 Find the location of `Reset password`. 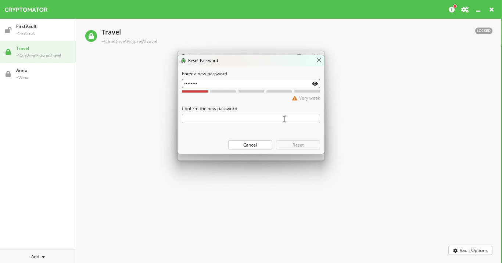

Reset password is located at coordinates (202, 61).